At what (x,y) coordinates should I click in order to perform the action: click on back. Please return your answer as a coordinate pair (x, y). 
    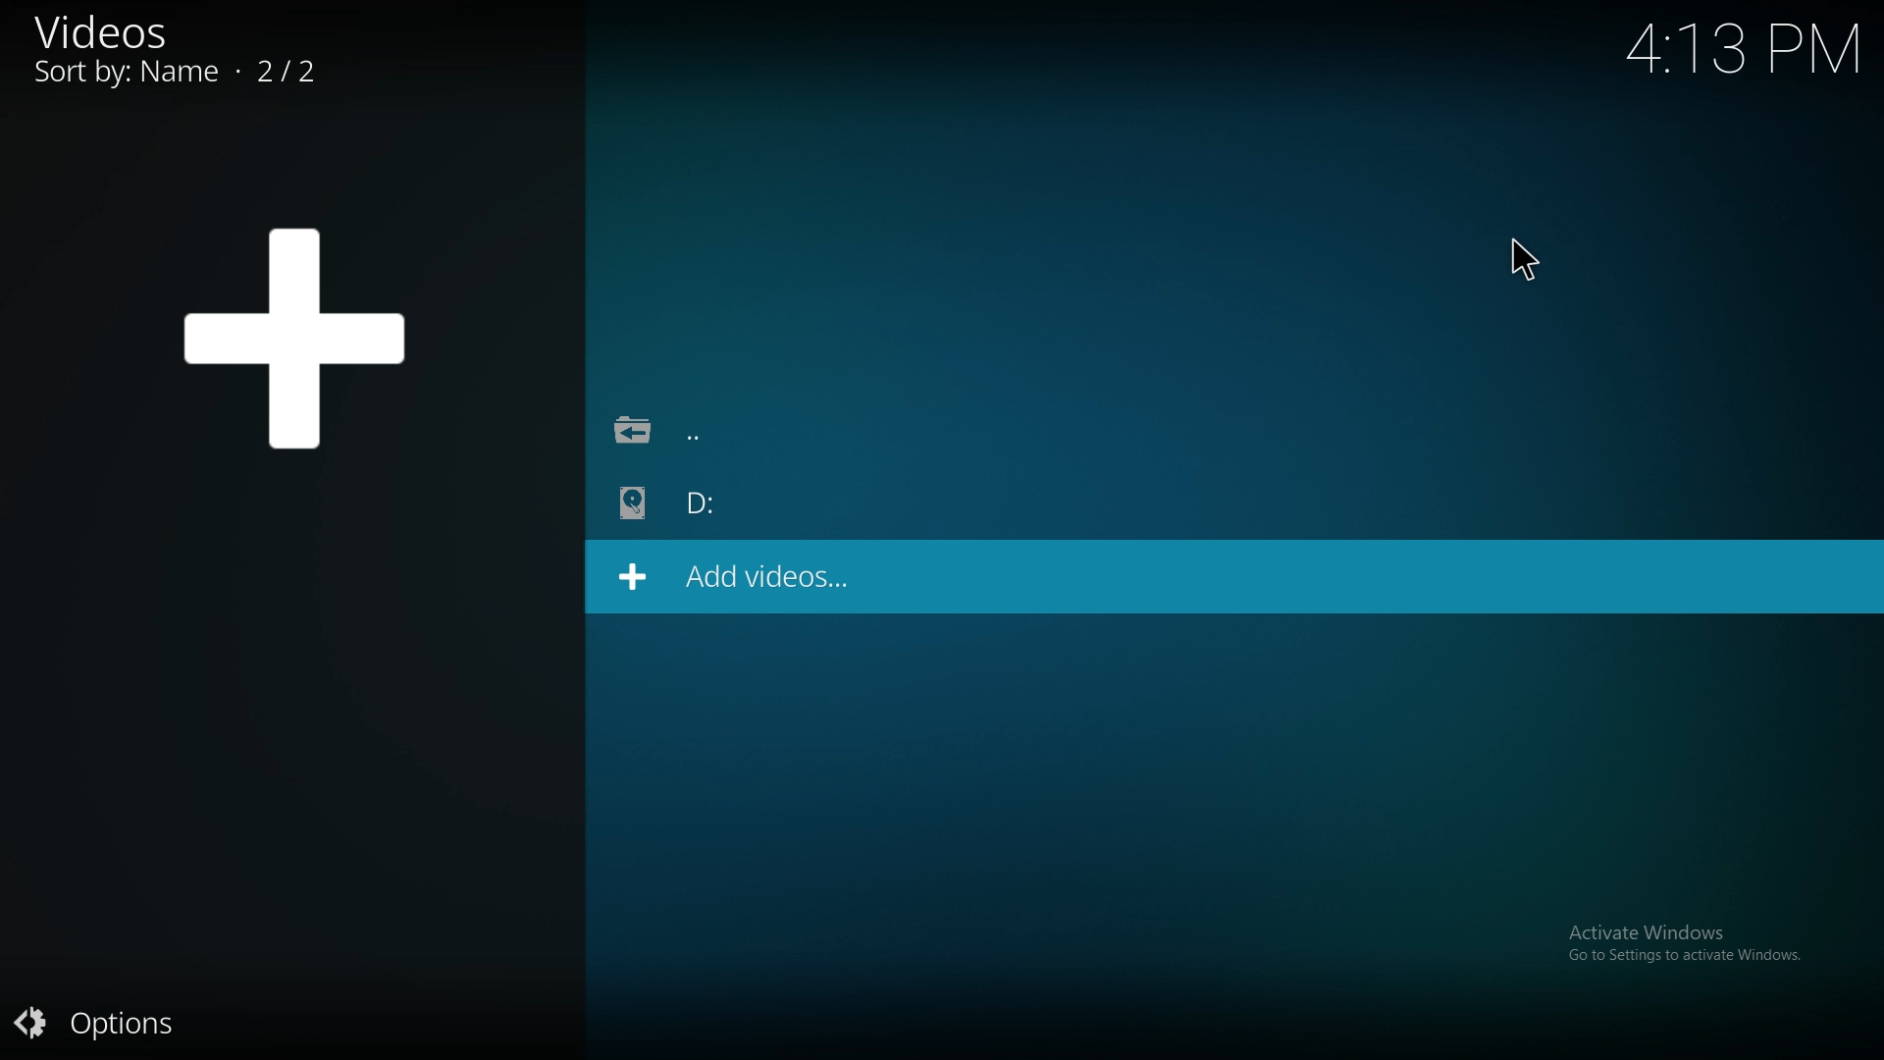
    Looking at the image, I should click on (675, 429).